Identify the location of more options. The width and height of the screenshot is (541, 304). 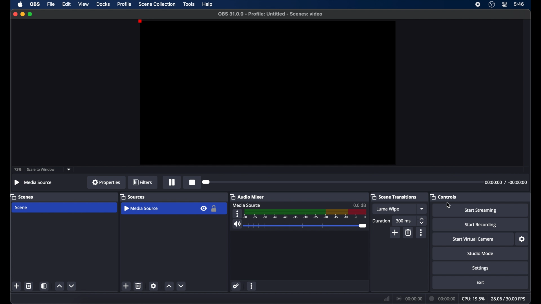
(252, 286).